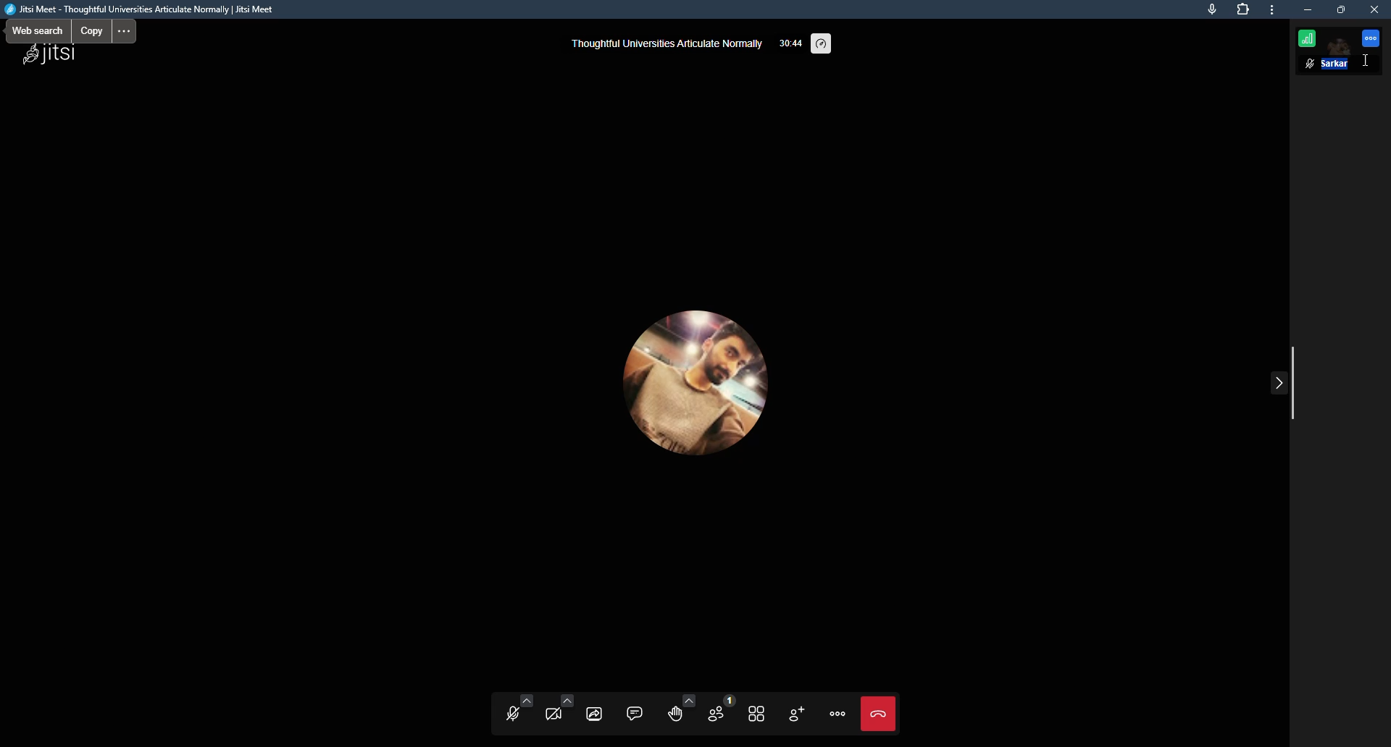 The height and width of the screenshot is (747, 1391). Describe the element at coordinates (635, 712) in the screenshot. I see `open chat` at that location.